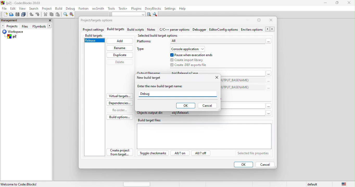 This screenshot has width=355, height=187. I want to click on text to search, so click(126, 14).